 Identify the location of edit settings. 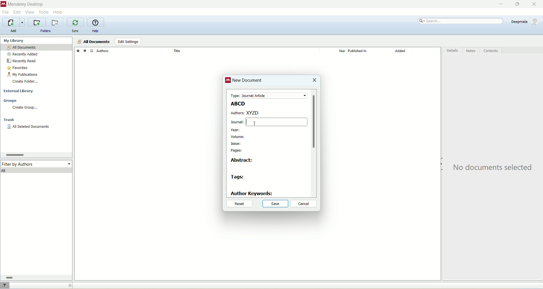
(128, 42).